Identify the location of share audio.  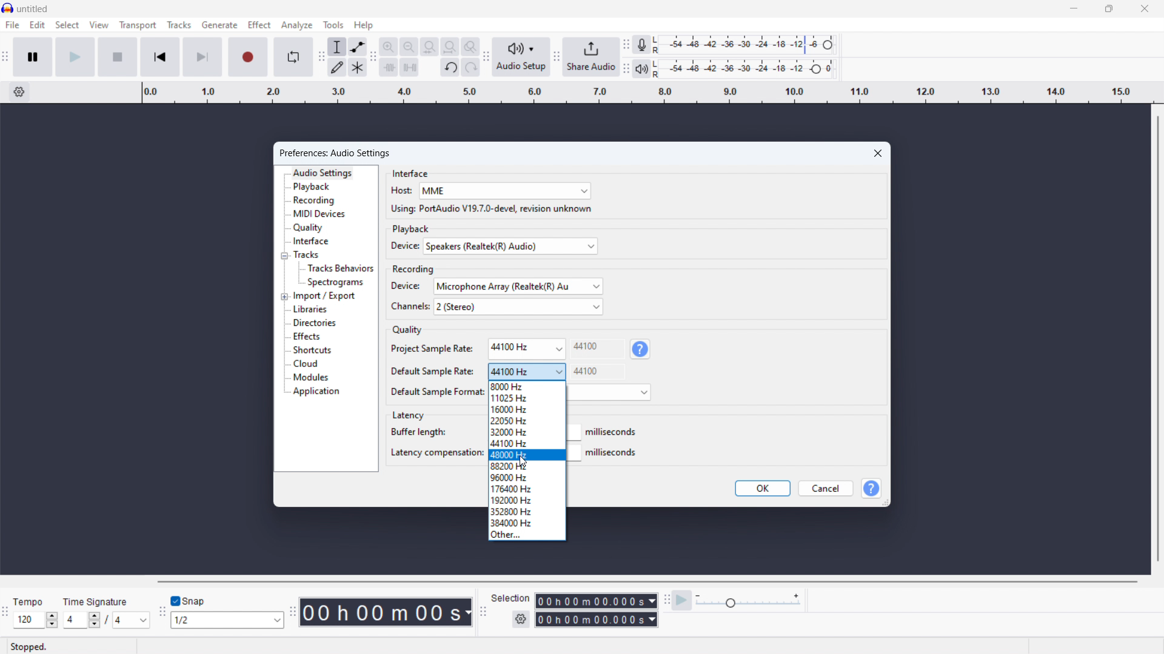
(591, 57).